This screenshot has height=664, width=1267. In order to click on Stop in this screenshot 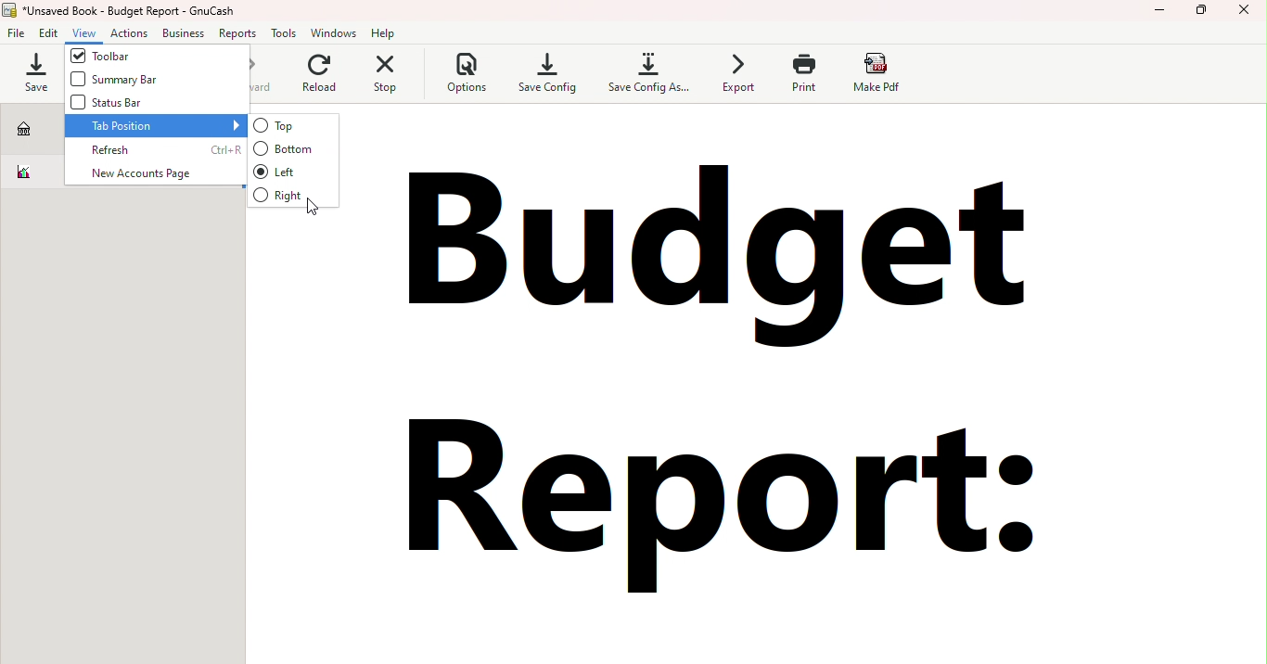, I will do `click(398, 80)`.